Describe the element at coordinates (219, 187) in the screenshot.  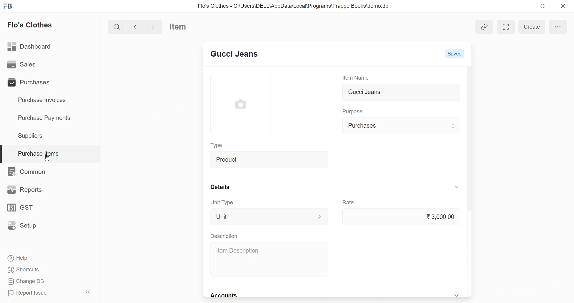
I see `Details` at that location.